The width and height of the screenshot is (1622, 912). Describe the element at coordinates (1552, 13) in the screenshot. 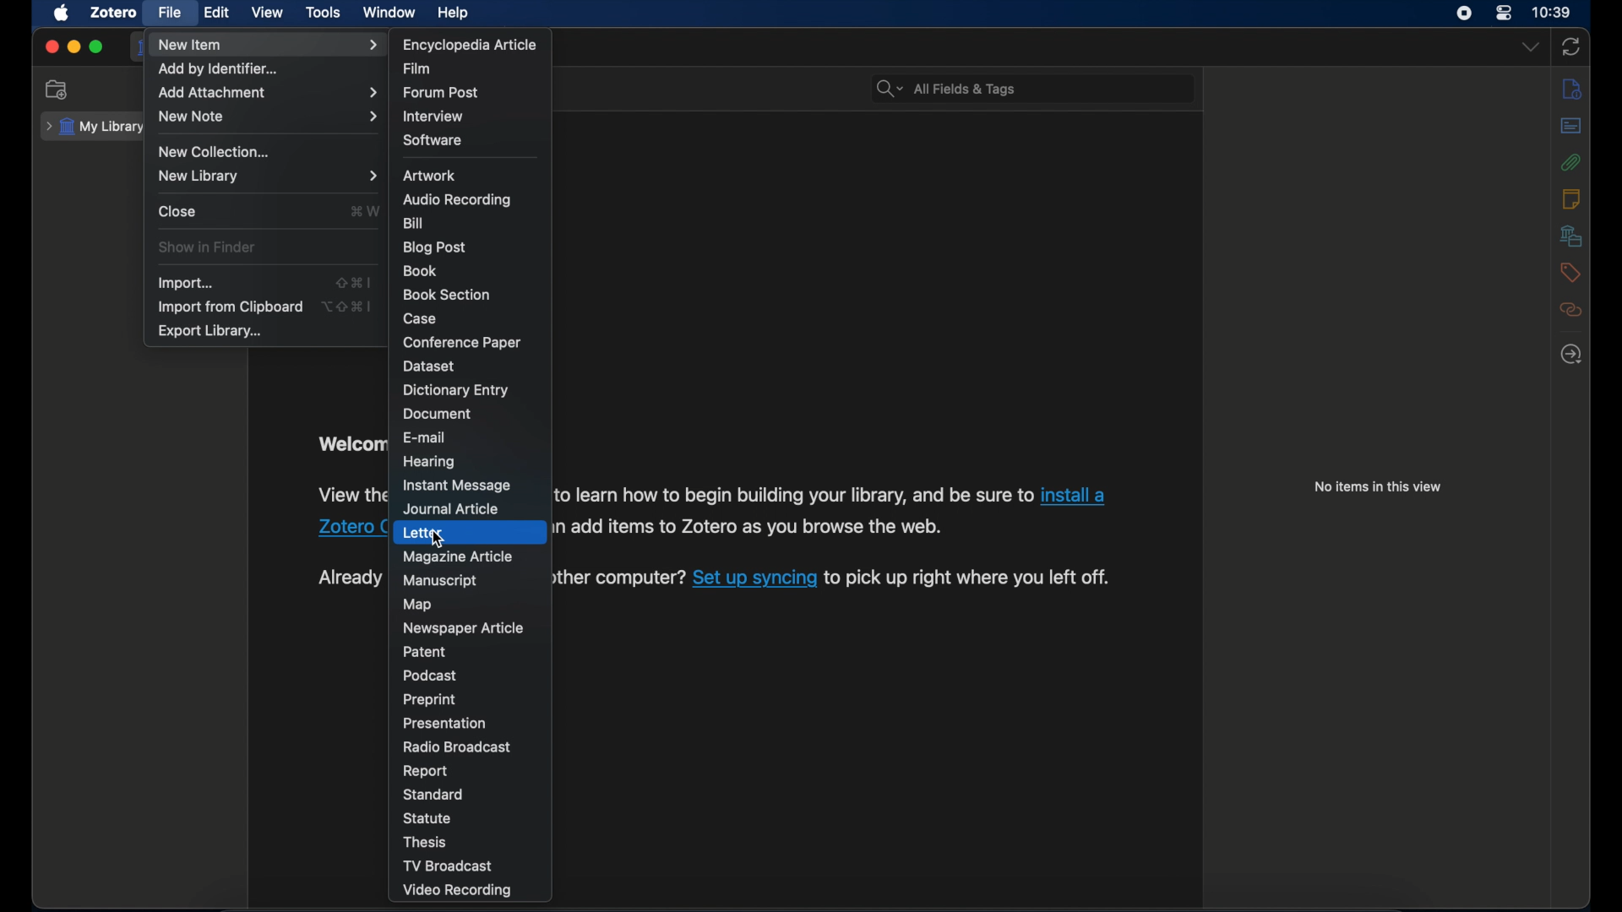

I see `time` at that location.